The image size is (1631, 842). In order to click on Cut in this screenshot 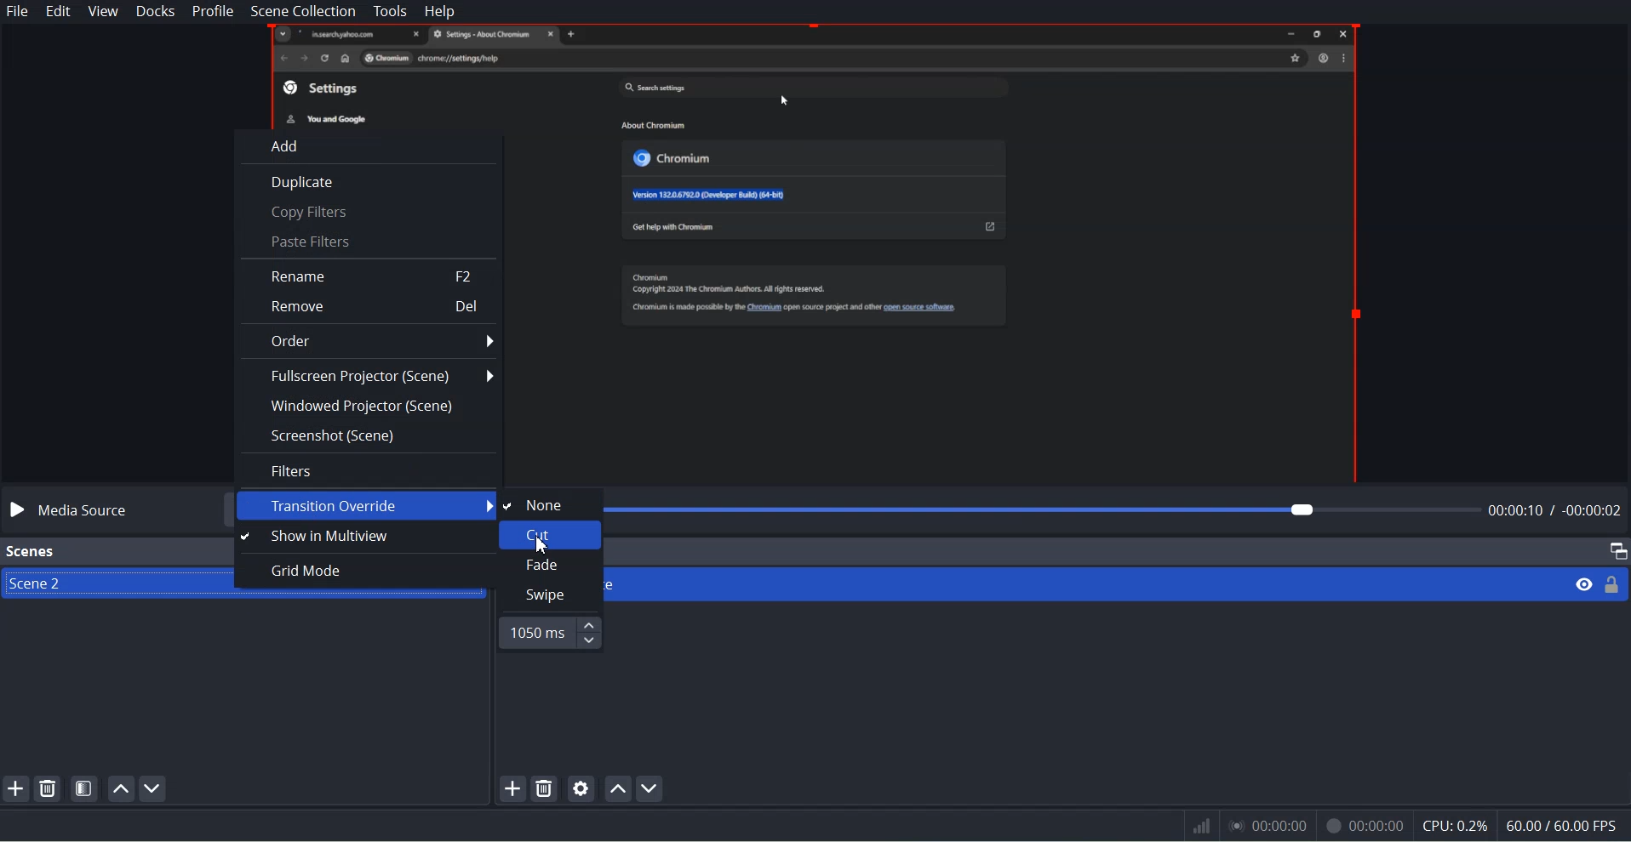, I will do `click(551, 534)`.